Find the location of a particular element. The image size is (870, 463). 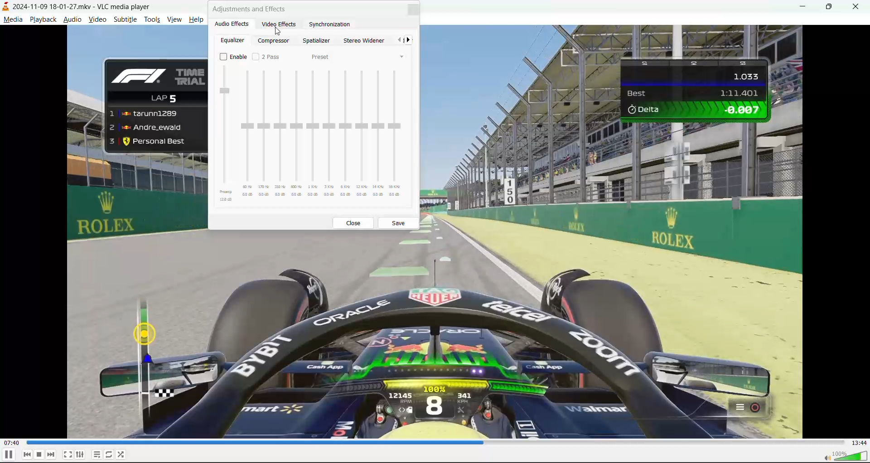

fullscreen is located at coordinates (68, 453).